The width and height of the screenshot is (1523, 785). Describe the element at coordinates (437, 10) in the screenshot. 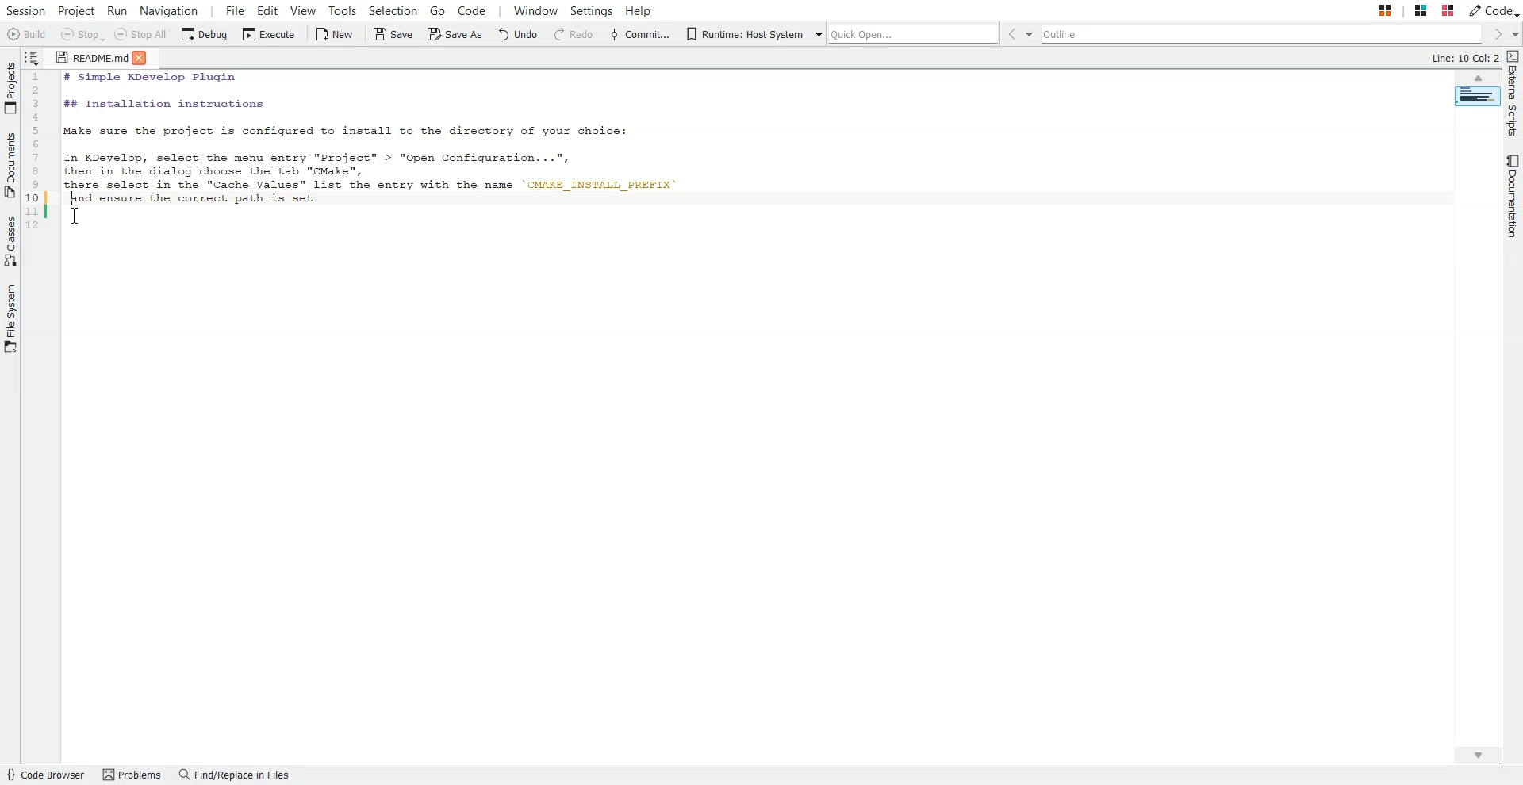

I see `Go` at that location.